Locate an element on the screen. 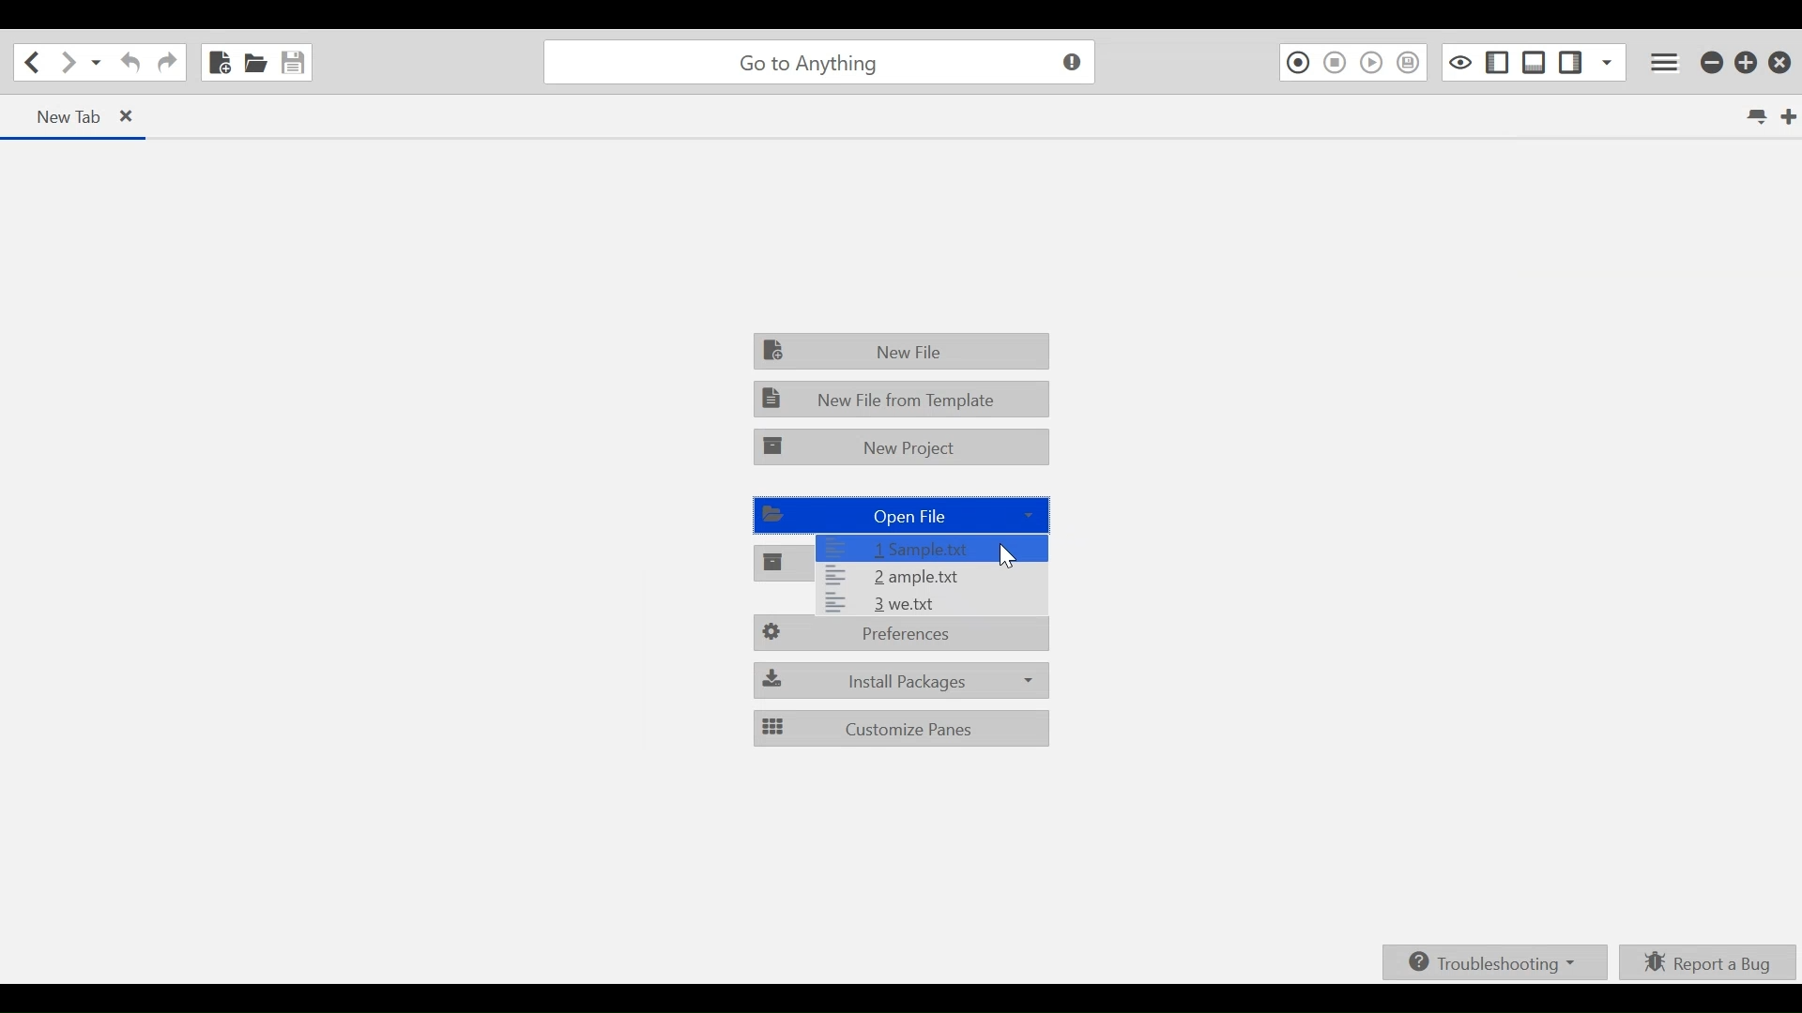 The height and width of the screenshot is (1013, 1802). Open File is located at coordinates (255, 61).